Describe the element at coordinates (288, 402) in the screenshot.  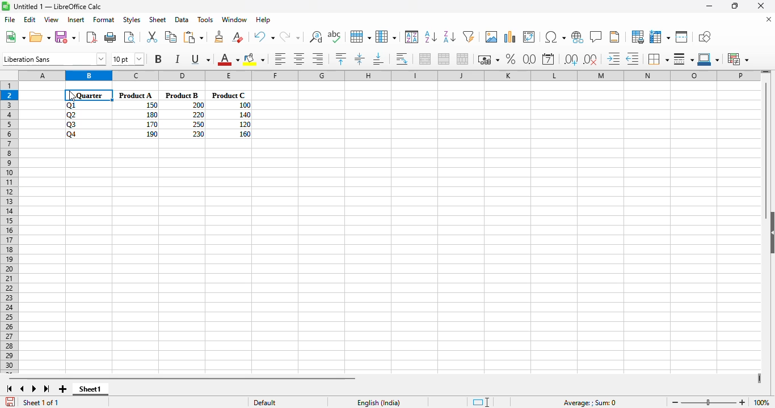
I see `Default` at that location.